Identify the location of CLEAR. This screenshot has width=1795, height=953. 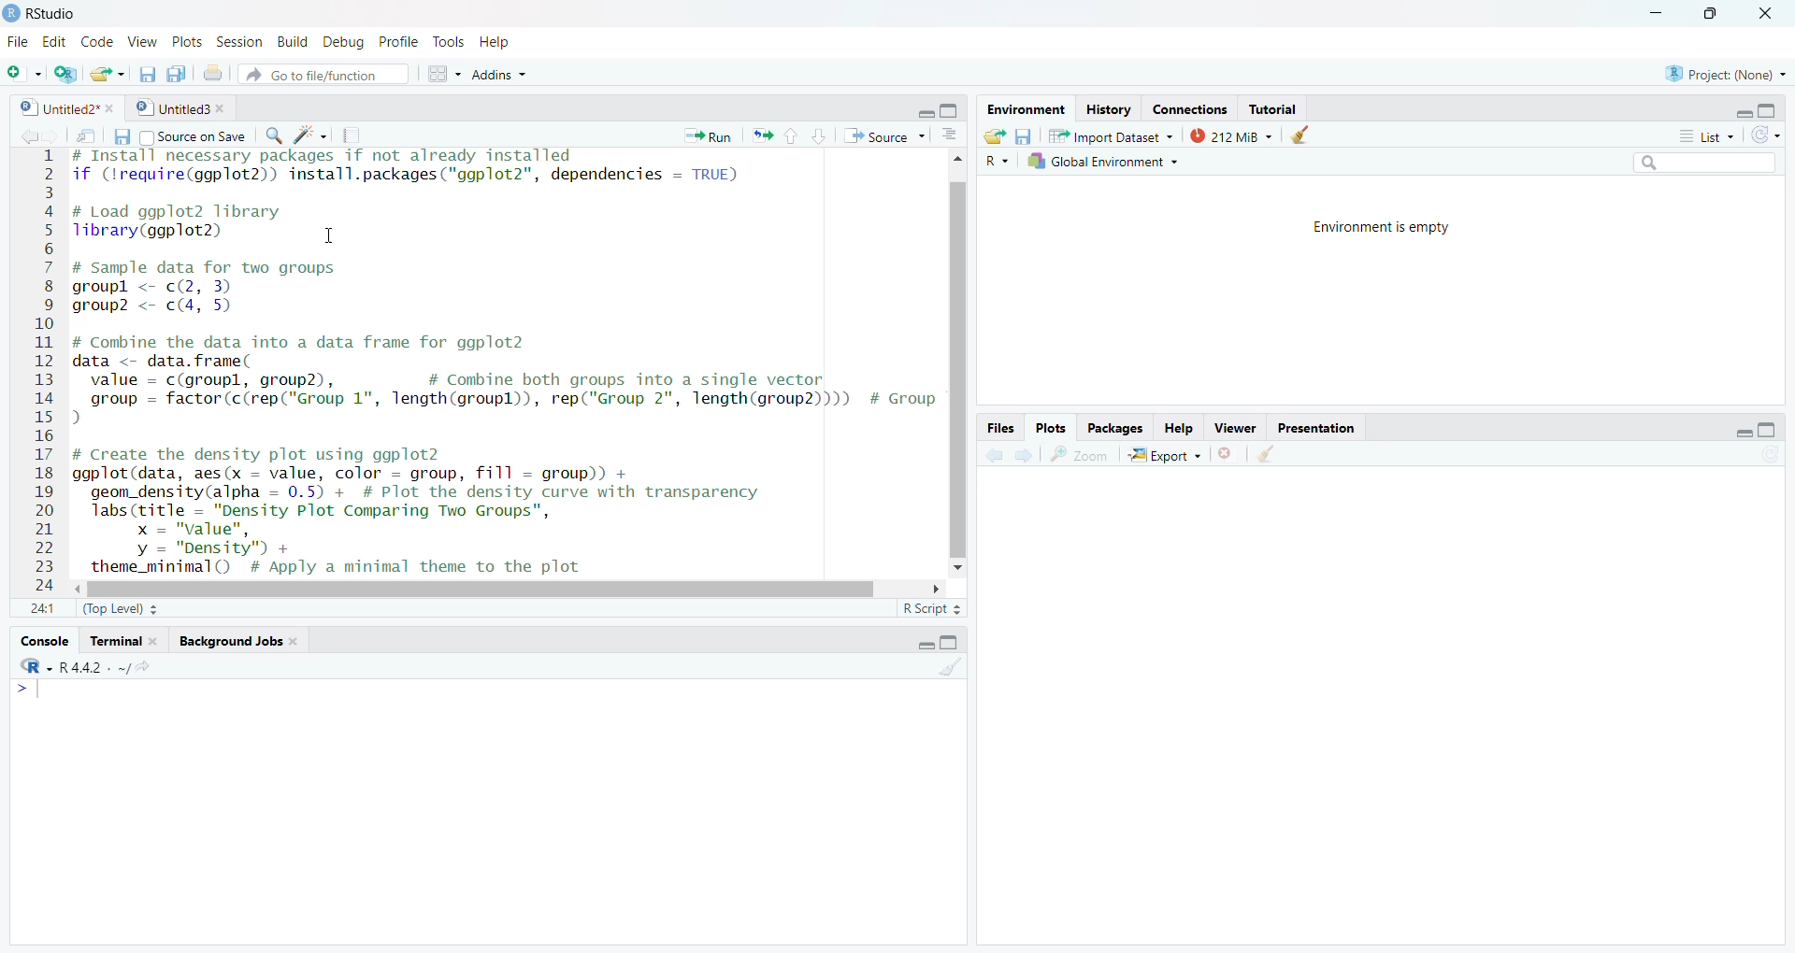
(1275, 455).